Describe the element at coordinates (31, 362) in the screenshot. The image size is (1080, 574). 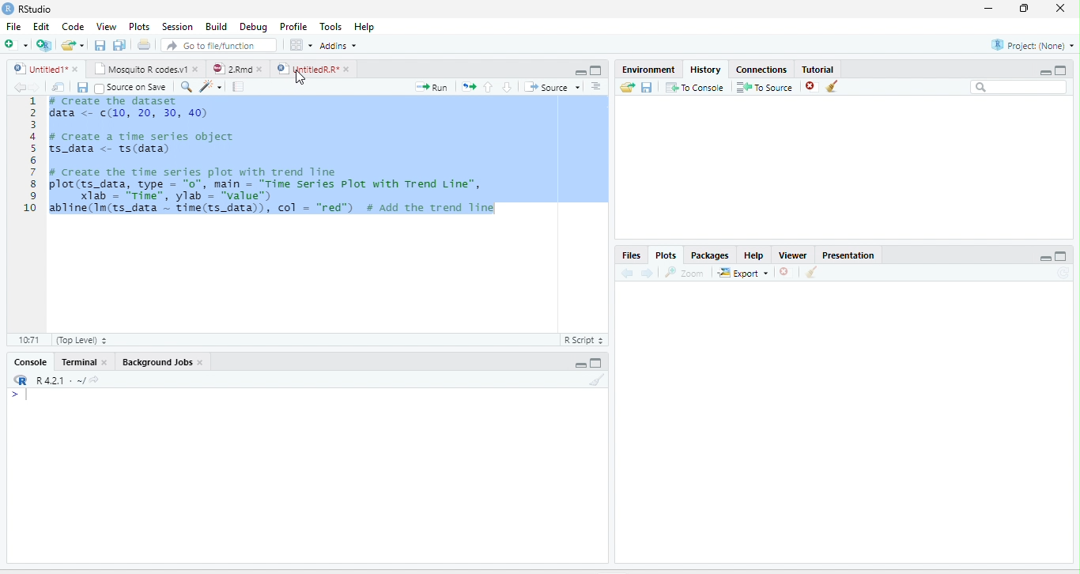
I see `Console` at that location.